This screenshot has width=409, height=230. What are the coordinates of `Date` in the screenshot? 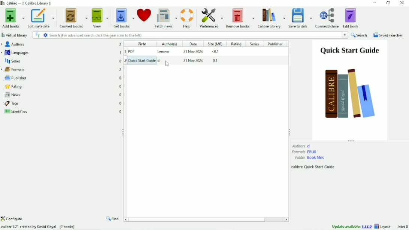 It's located at (193, 43).